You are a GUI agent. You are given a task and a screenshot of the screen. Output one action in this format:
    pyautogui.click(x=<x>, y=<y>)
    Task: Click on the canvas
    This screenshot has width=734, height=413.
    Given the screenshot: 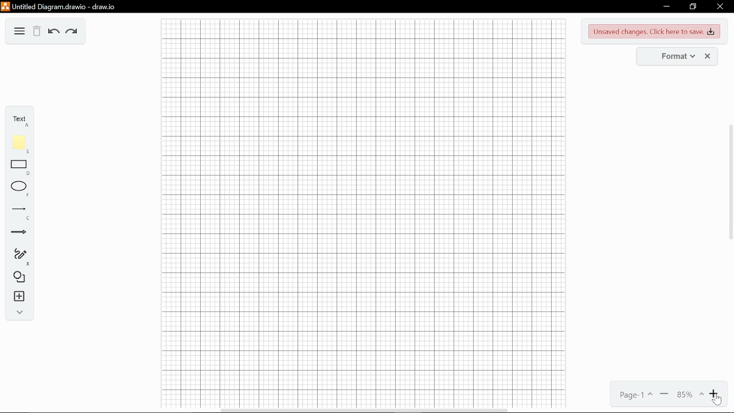 What is the action you would take?
    pyautogui.click(x=363, y=213)
    